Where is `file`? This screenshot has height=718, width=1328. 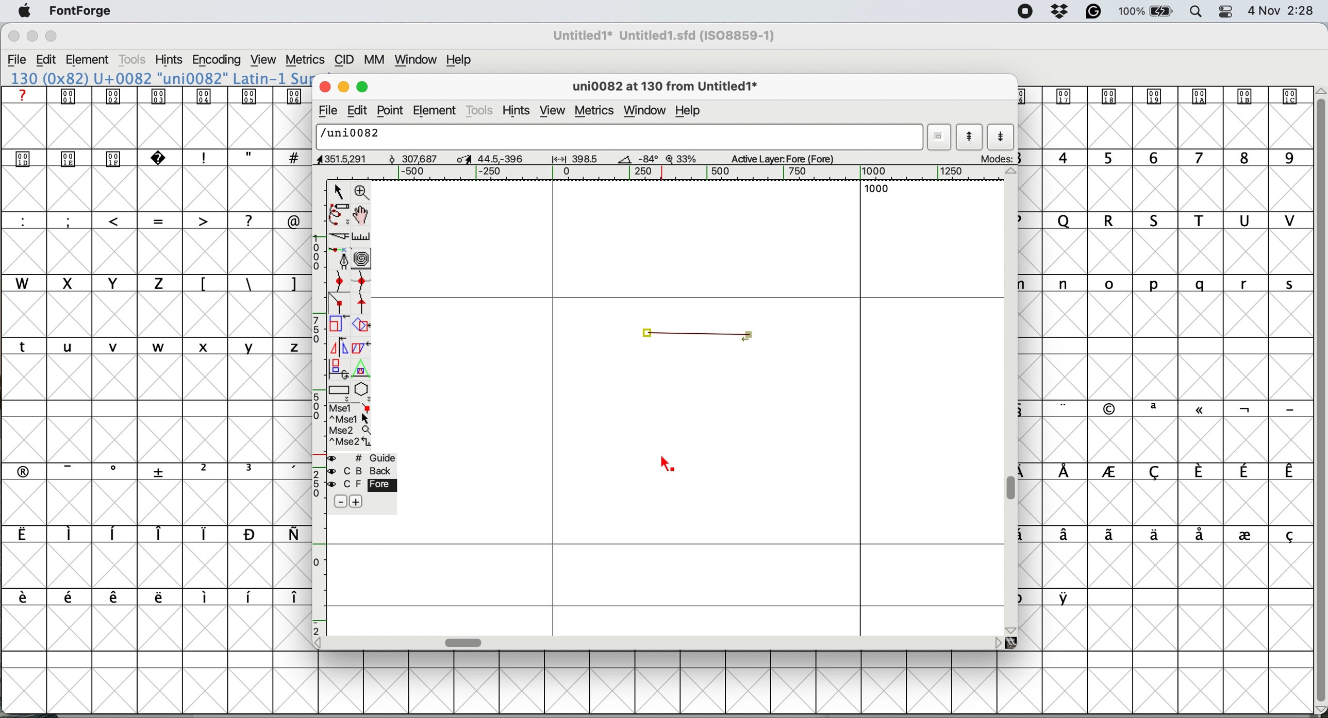 file is located at coordinates (18, 60).